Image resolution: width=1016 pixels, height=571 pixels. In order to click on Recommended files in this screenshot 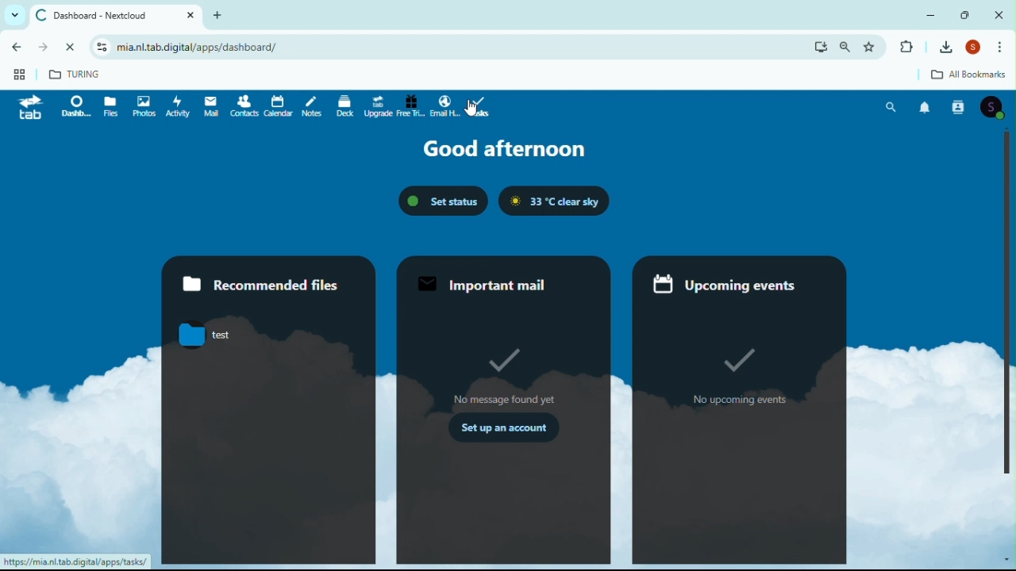, I will do `click(269, 280)`.